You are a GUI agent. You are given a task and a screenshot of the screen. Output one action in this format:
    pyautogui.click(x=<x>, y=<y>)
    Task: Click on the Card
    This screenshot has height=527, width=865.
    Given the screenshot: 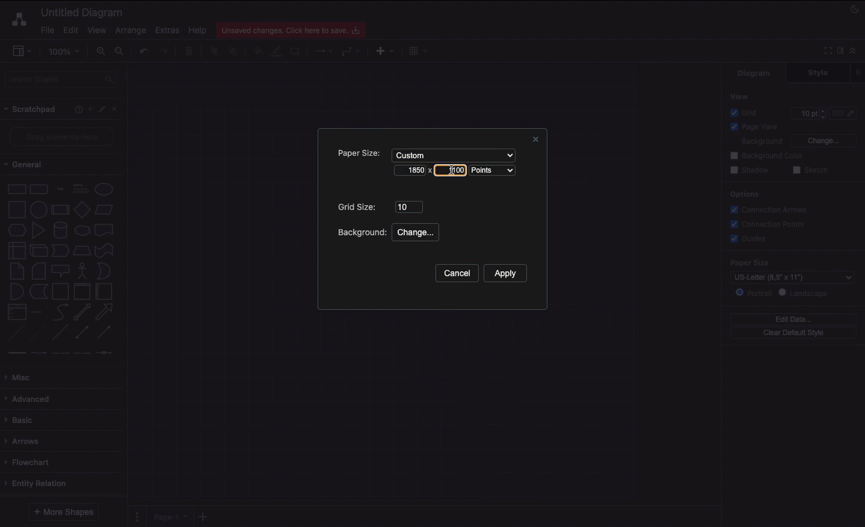 What is the action you would take?
    pyautogui.click(x=38, y=271)
    